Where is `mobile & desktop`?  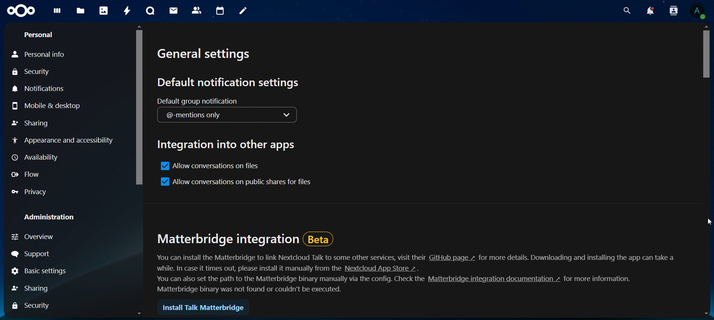
mobile & desktop is located at coordinates (46, 106).